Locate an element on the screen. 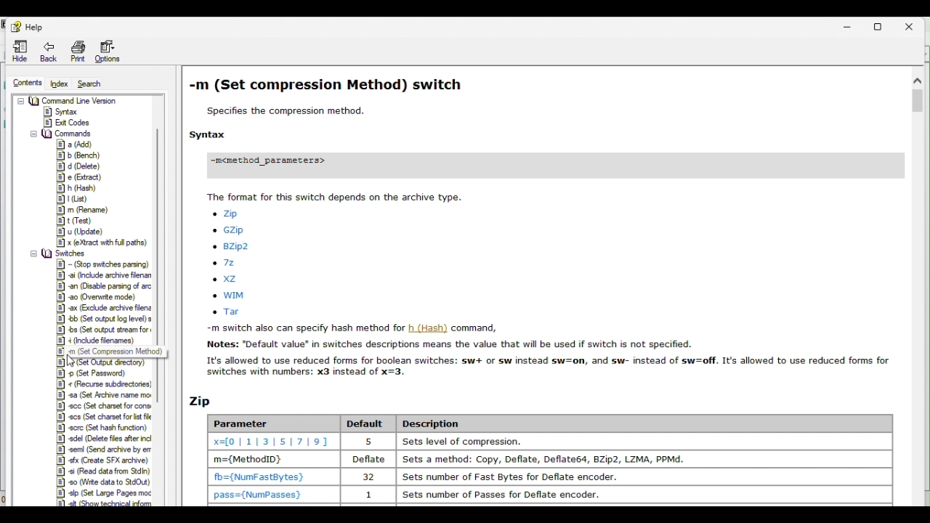 Image resolution: width=930 pixels, height=523 pixels. zip is located at coordinates (229, 214).